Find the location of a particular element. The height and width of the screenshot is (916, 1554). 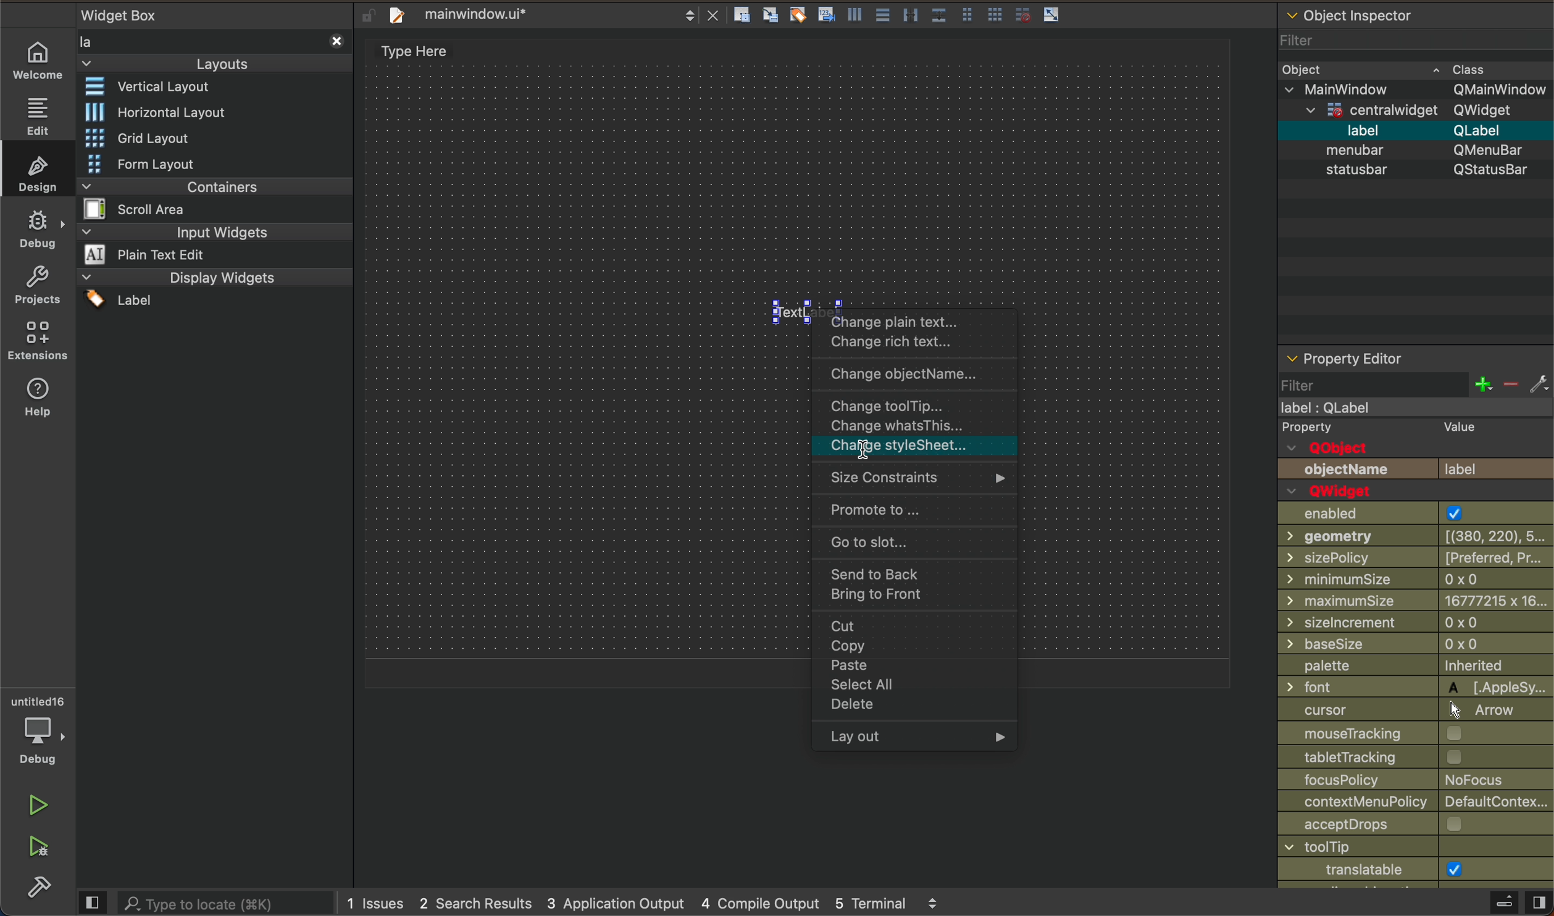

issues is located at coordinates (375, 903).